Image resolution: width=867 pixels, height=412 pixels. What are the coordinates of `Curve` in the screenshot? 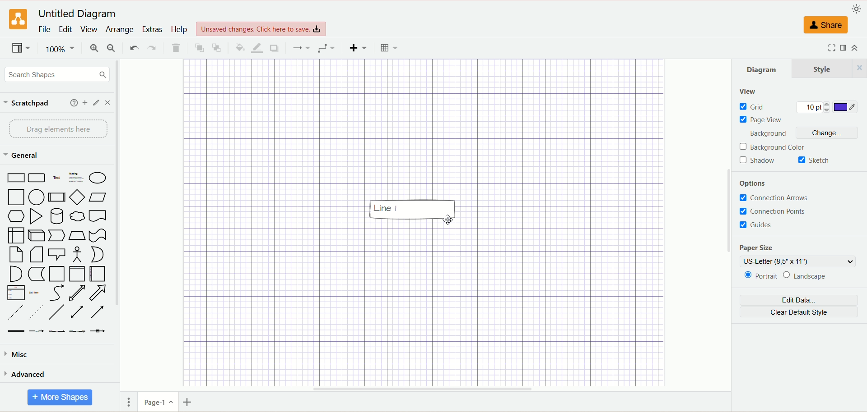 It's located at (56, 293).